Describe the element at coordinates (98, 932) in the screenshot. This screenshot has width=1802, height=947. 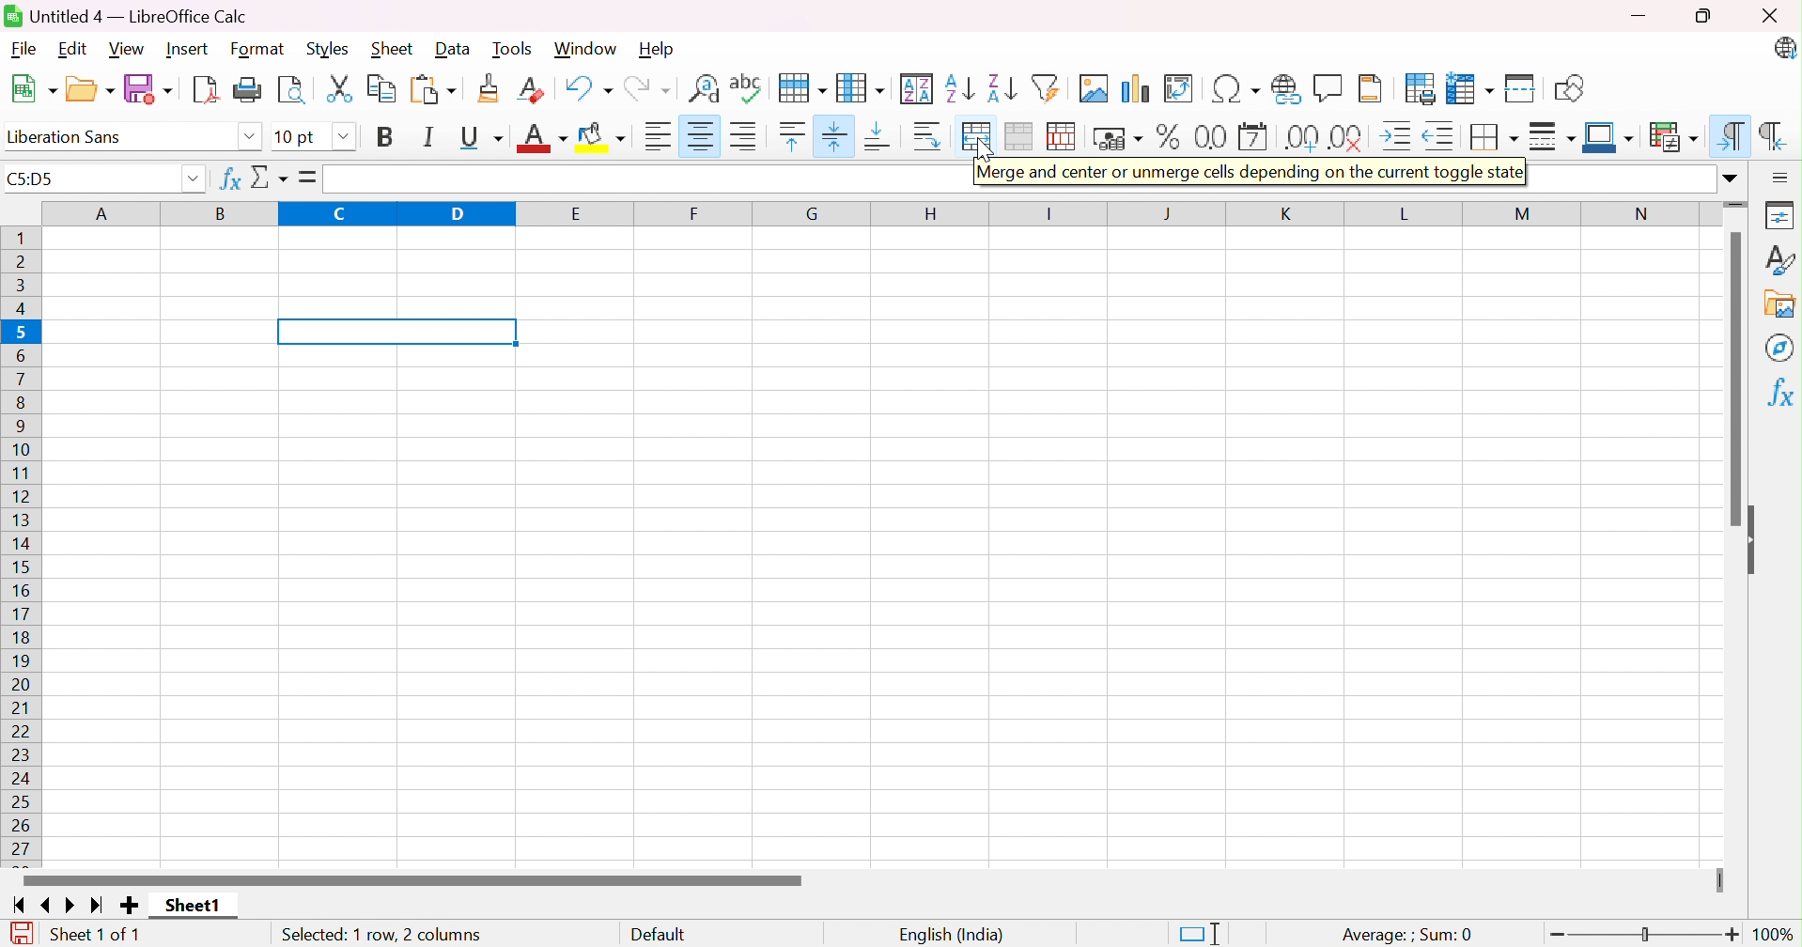
I see `Sheet 1 of 1` at that location.